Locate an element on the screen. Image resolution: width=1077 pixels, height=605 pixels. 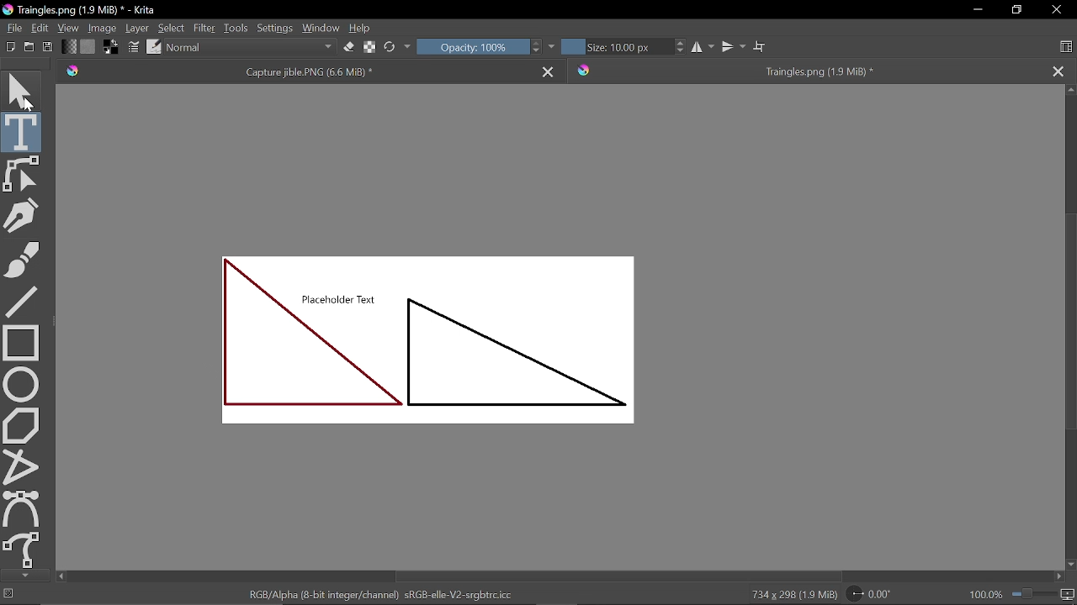
Line tool is located at coordinates (24, 301).